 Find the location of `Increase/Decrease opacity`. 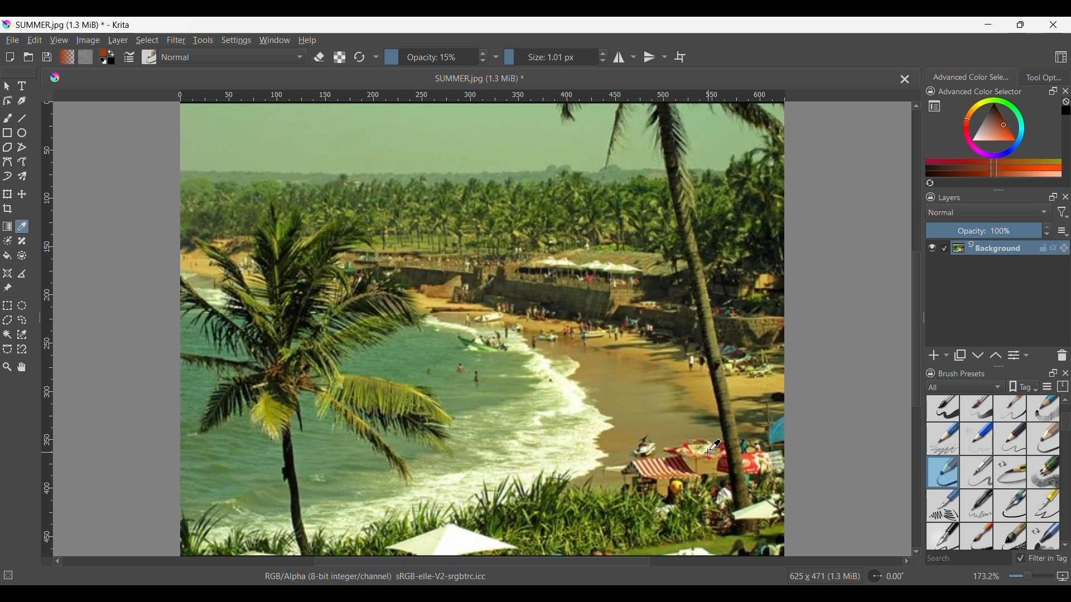

Increase/Decrease opacity is located at coordinates (1046, 231).